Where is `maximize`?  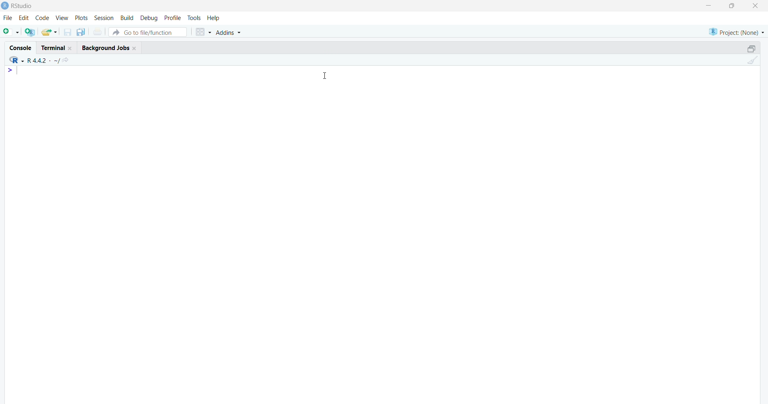
maximize is located at coordinates (734, 6).